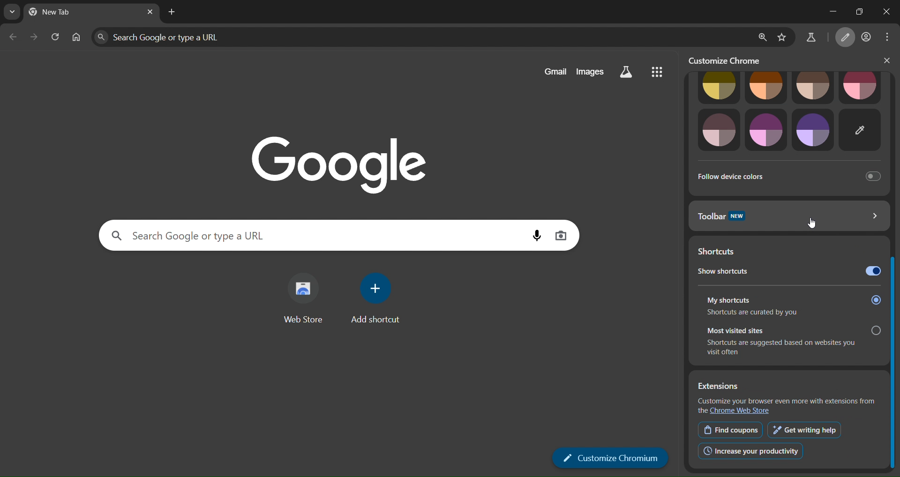 This screenshot has width=900, height=477. What do you see at coordinates (792, 342) in the screenshot?
I see `Most visited sites.
Shortcuts are suggested based on websites you
visit often` at bounding box center [792, 342].